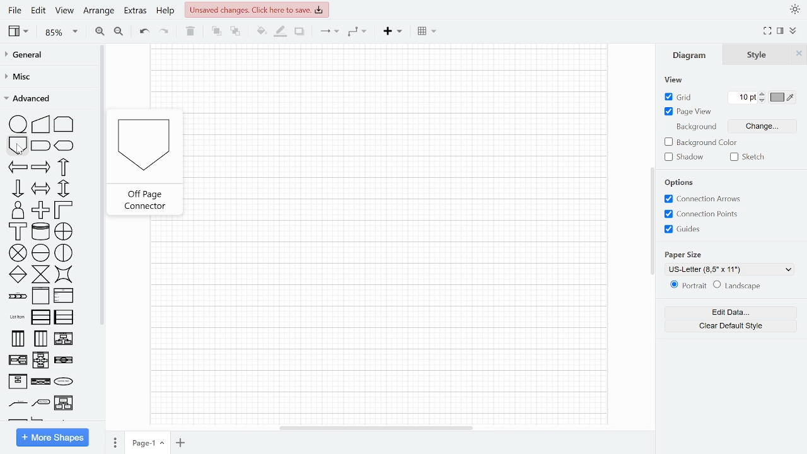 The width and height of the screenshot is (807, 454). What do you see at coordinates (64, 146) in the screenshot?
I see `display` at bounding box center [64, 146].